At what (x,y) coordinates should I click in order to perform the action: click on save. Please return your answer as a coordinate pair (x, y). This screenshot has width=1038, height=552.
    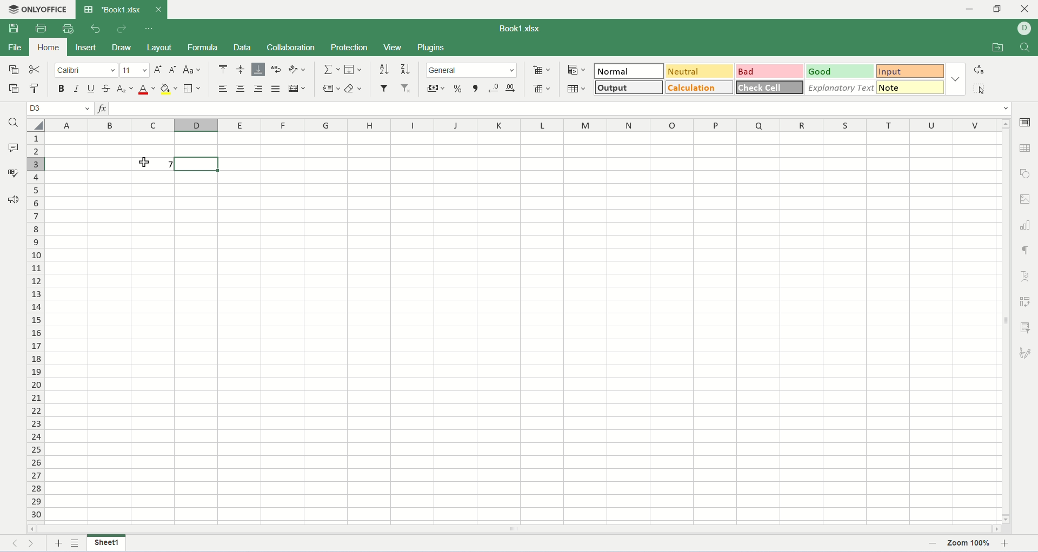
    Looking at the image, I should click on (16, 29).